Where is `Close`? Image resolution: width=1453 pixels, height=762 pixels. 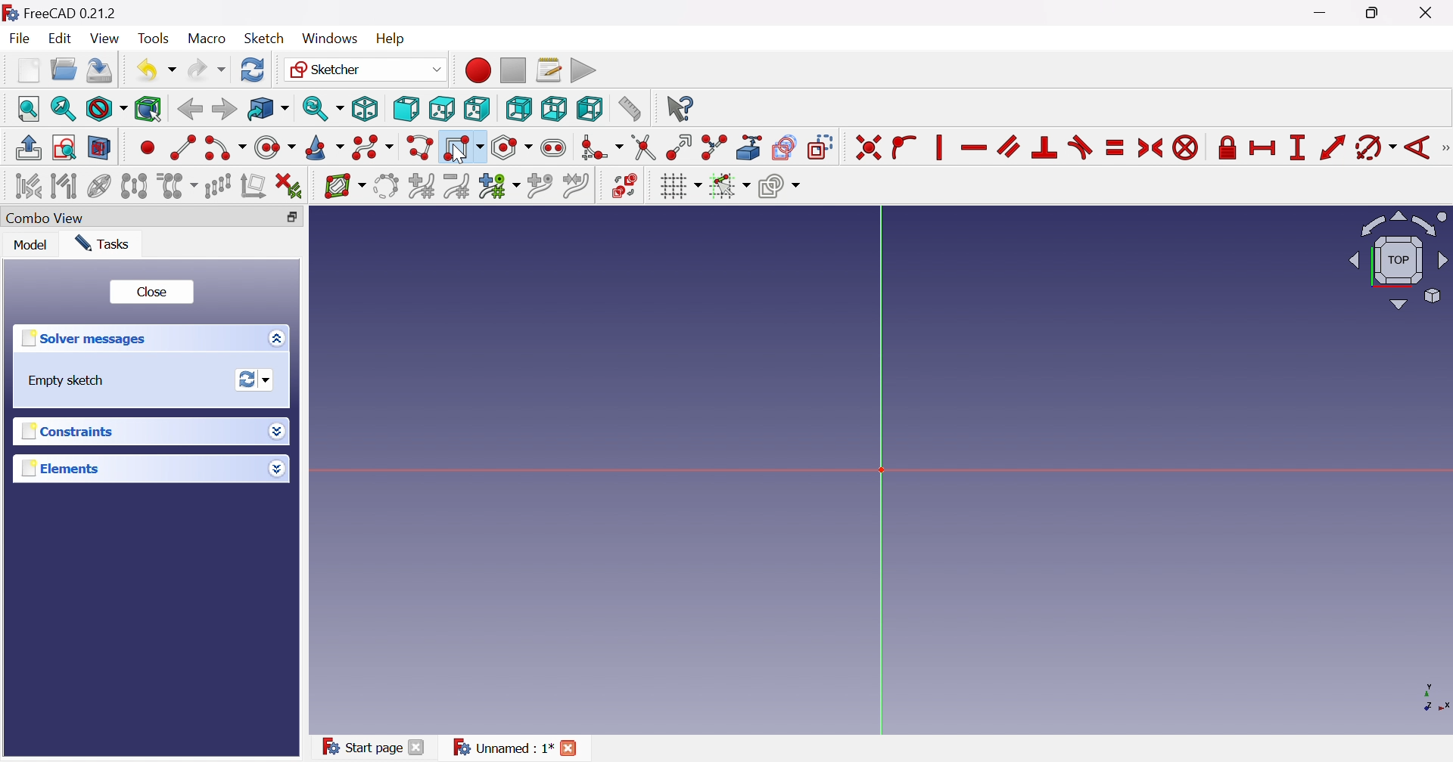 Close is located at coordinates (575, 746).